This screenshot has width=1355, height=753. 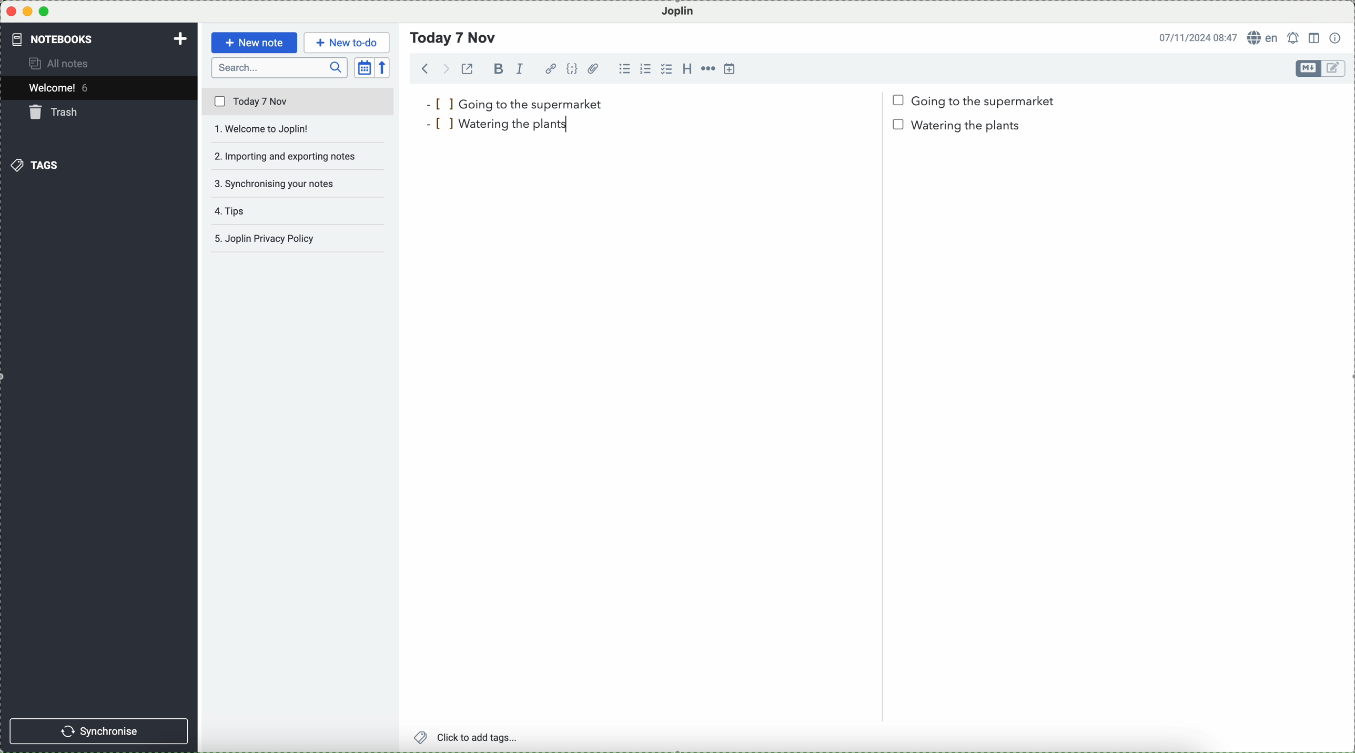 What do you see at coordinates (730, 68) in the screenshot?
I see `insert time` at bounding box center [730, 68].